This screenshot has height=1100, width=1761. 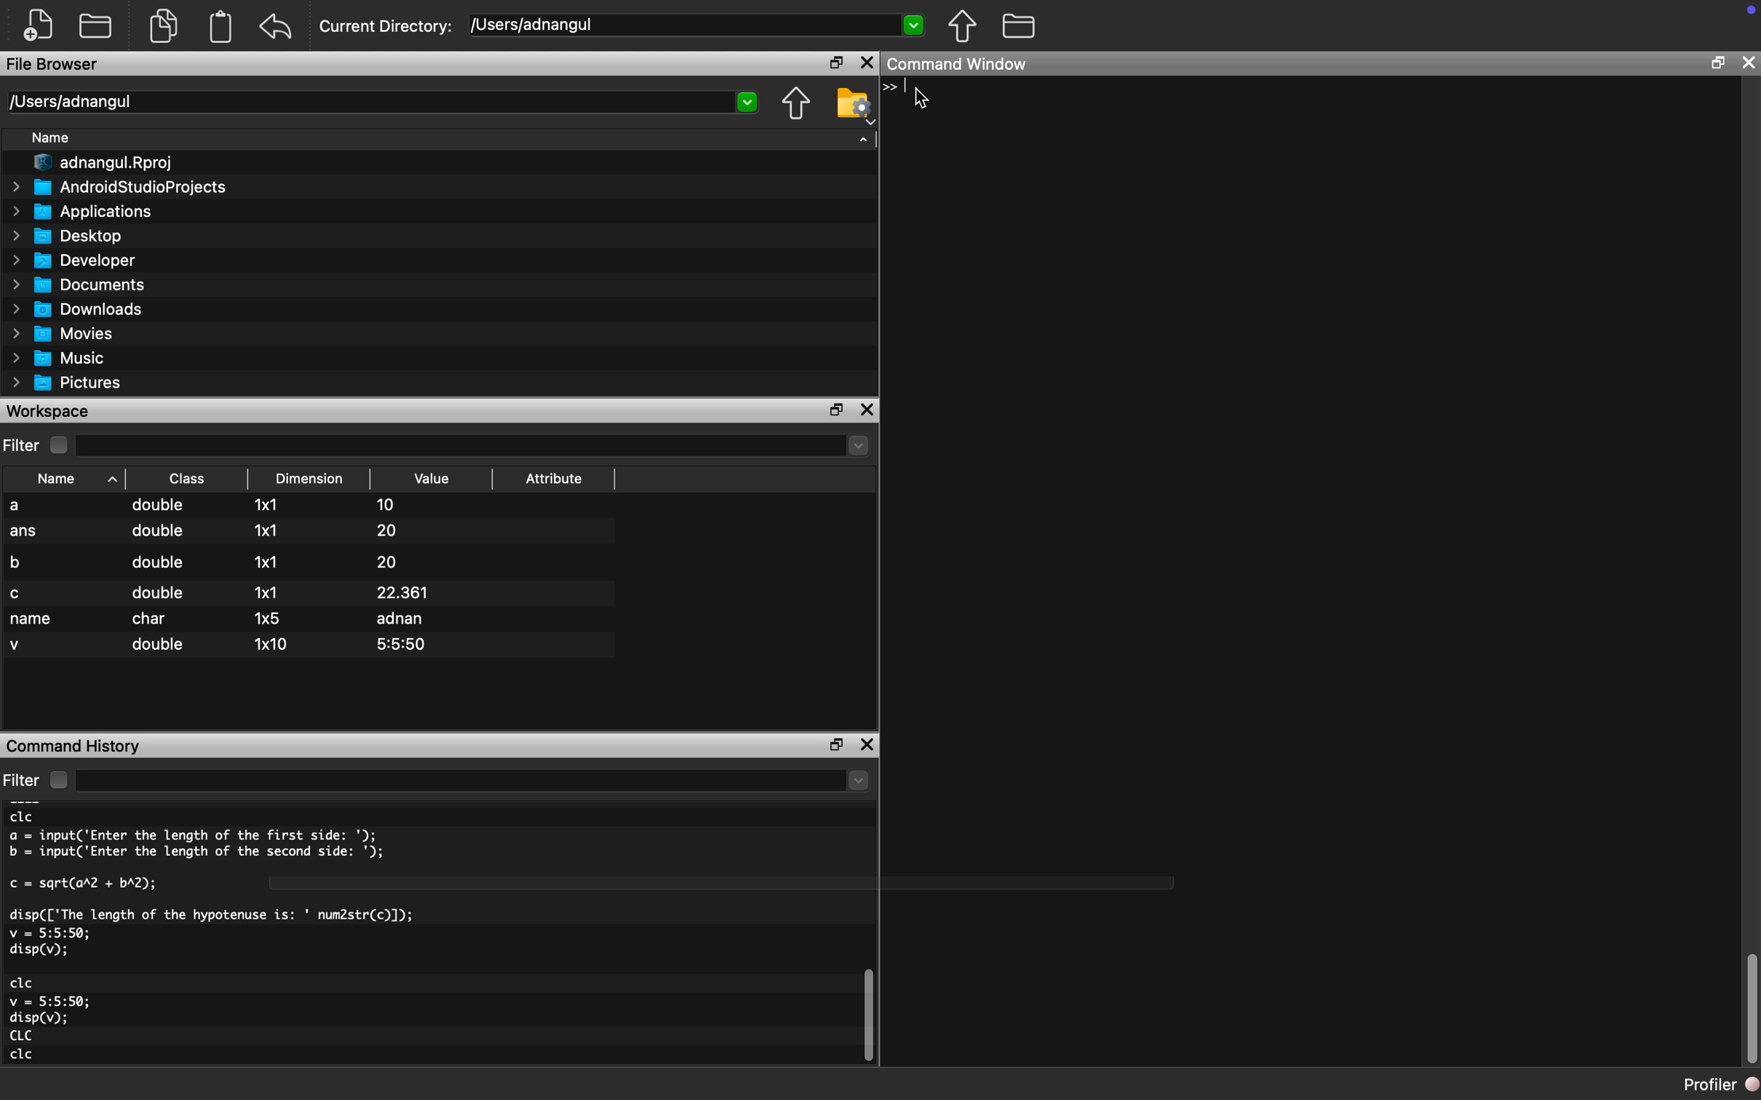 What do you see at coordinates (1742, 997) in the screenshot?
I see `Scrollbar` at bounding box center [1742, 997].